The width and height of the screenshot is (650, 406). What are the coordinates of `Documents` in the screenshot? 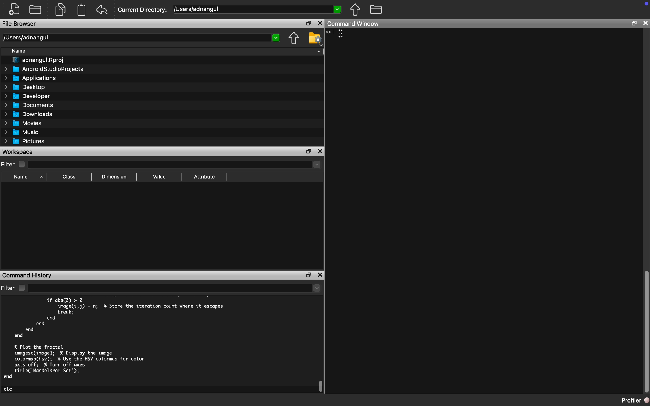 It's located at (29, 106).